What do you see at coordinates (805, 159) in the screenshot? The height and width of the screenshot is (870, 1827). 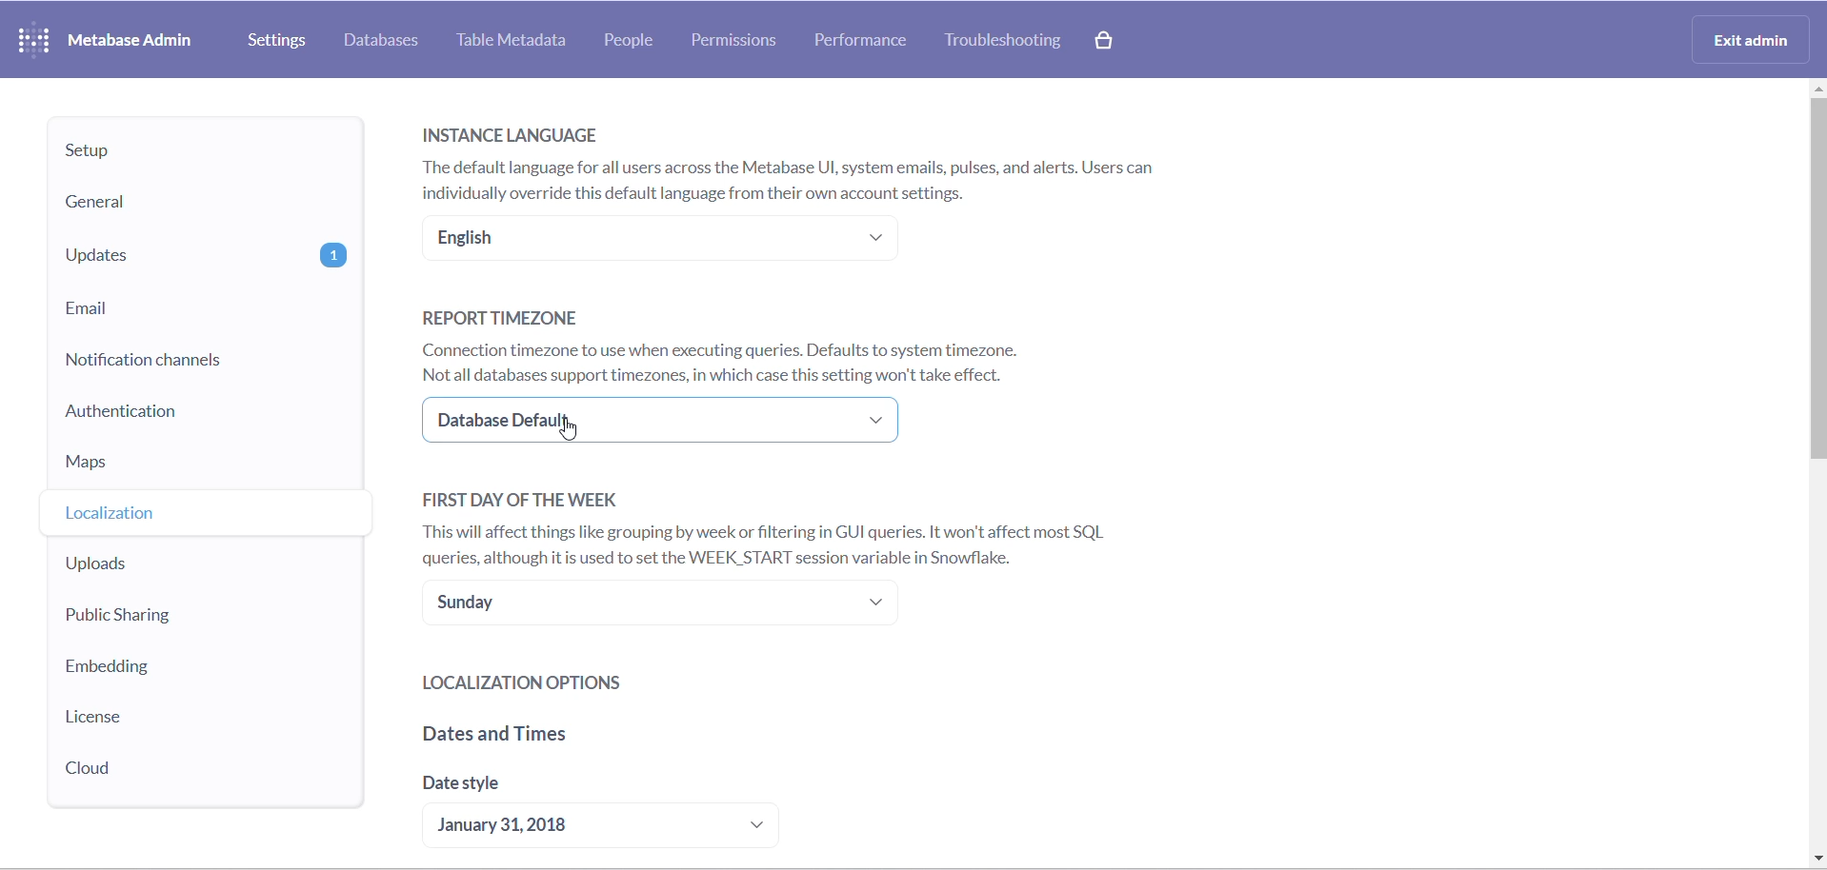 I see `INSTANCE LANGUAGE
The default language for all users across the Metabase UI, system emails, pulses, and alerts. Users can
individually override this default language from their own account settings.` at bounding box center [805, 159].